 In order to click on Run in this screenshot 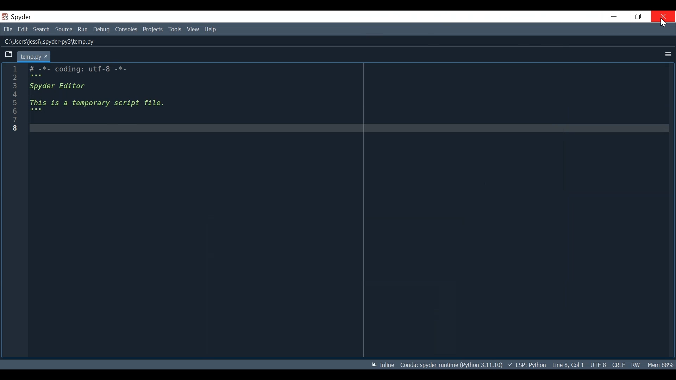, I will do `click(83, 29)`.